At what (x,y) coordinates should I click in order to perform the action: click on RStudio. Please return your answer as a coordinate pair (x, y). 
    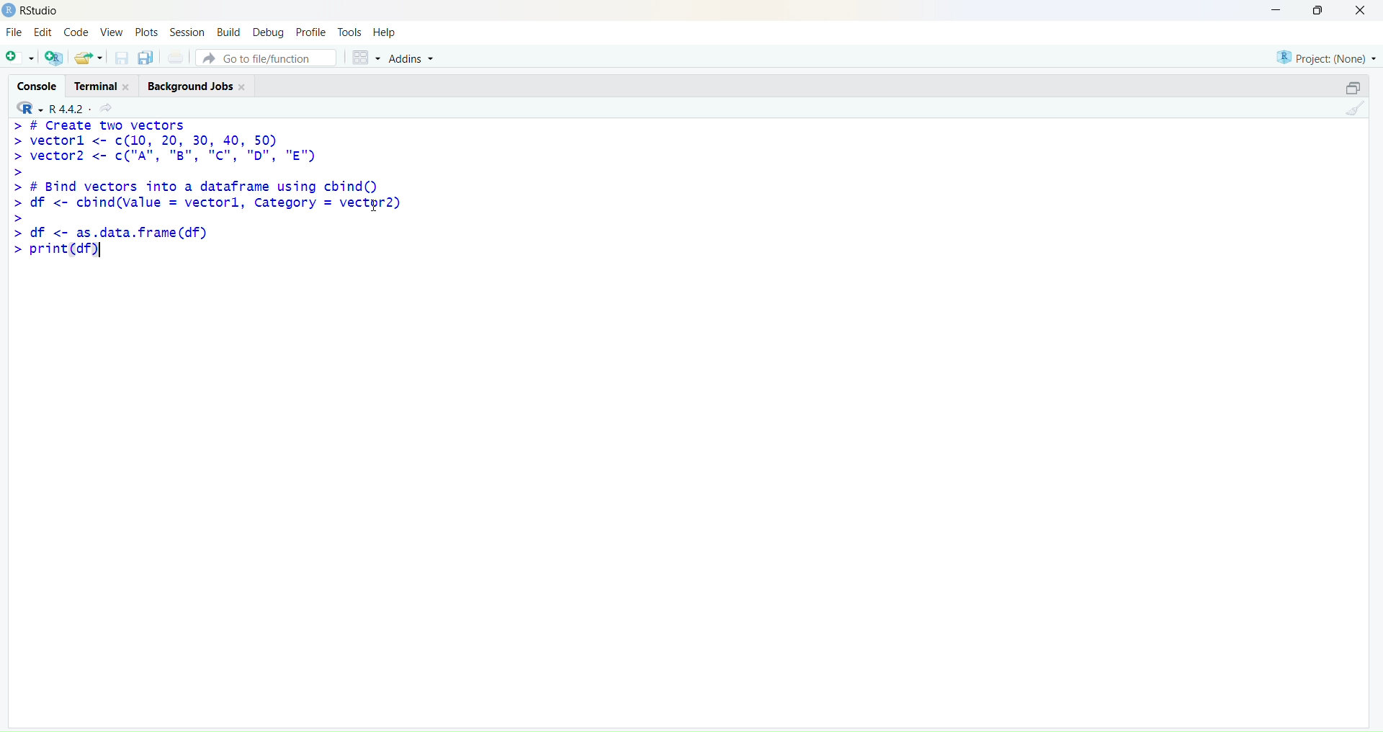
    Looking at the image, I should click on (40, 11).